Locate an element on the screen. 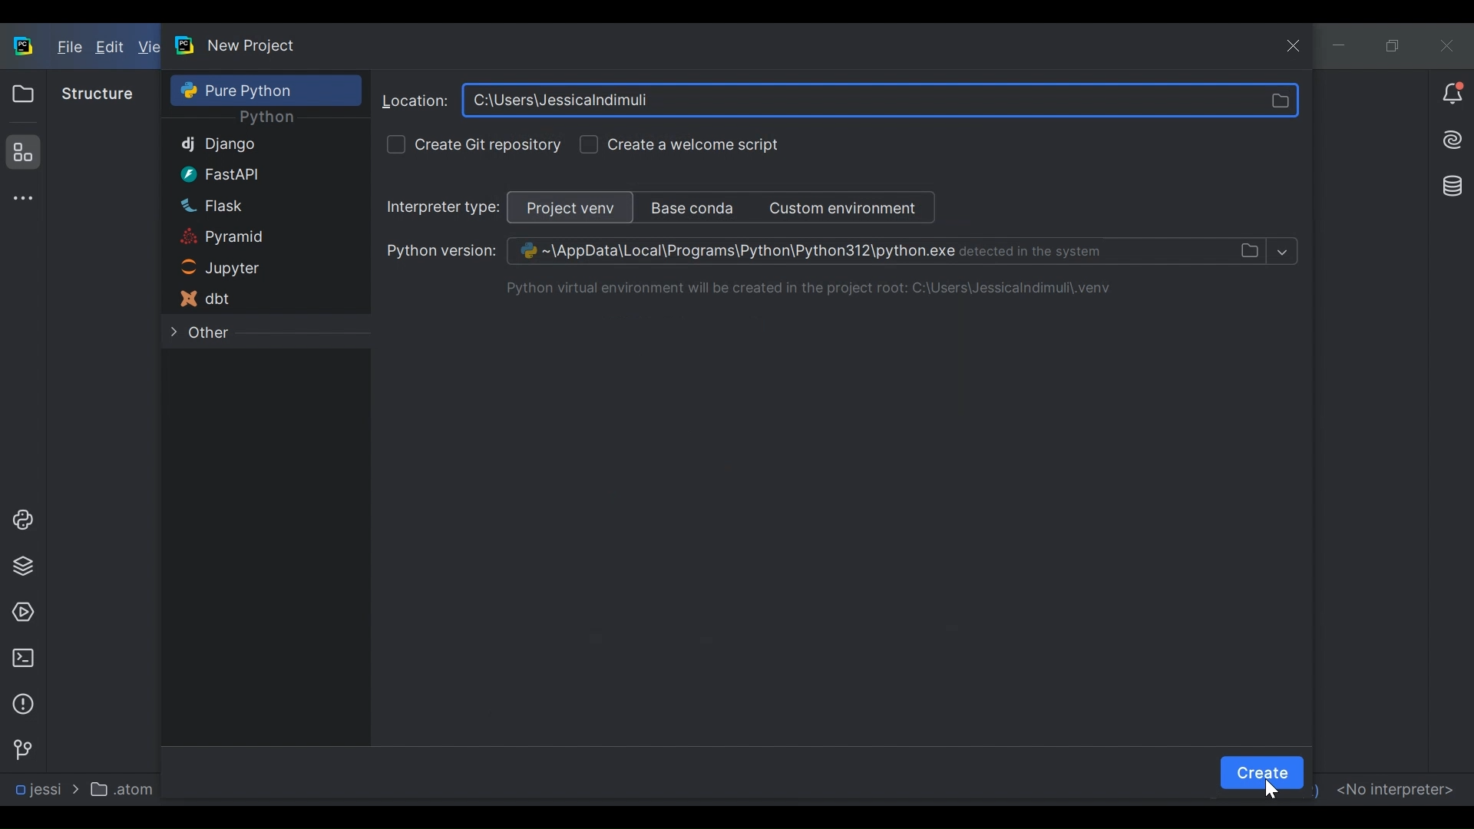 The height and width of the screenshot is (829, 1474). Database is located at coordinates (1449, 184).